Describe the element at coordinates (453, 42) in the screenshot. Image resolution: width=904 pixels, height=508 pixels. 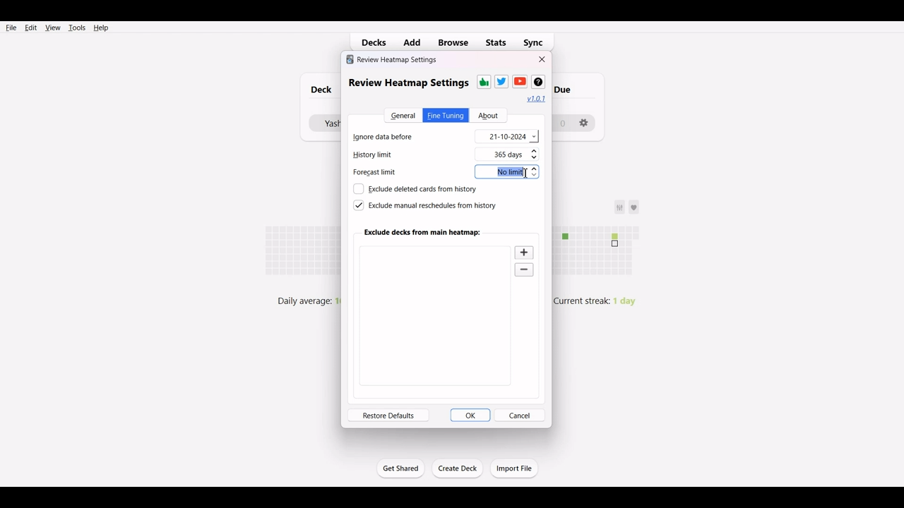
I see `Browse` at that location.